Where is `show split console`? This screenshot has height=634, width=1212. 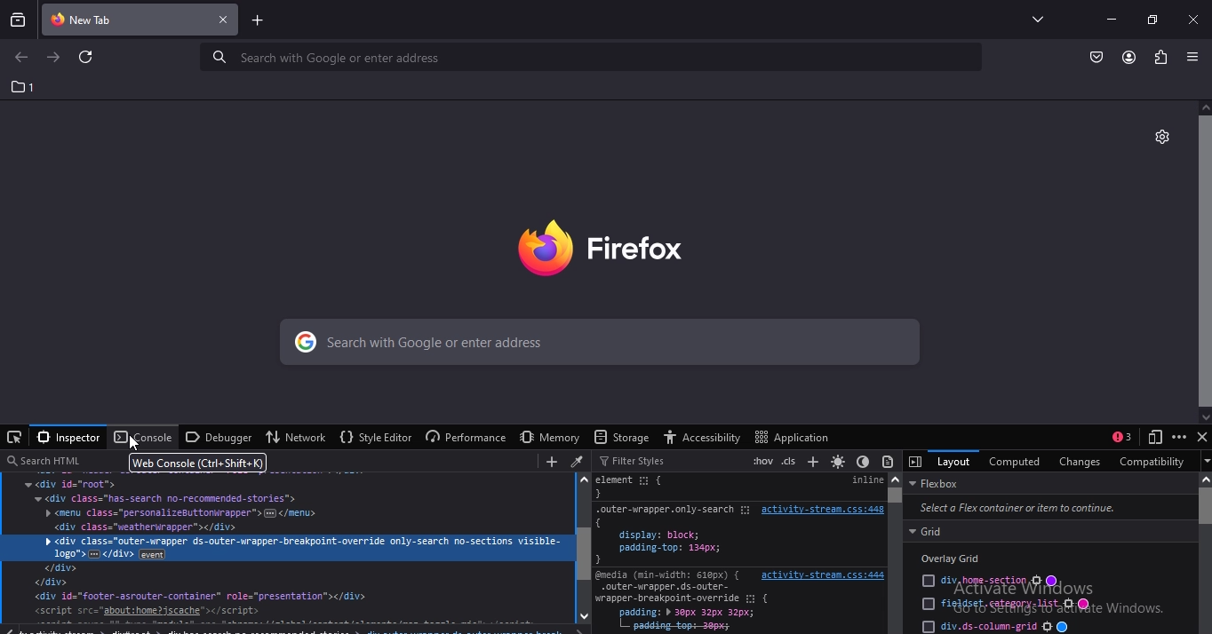 show split console is located at coordinates (1120, 436).